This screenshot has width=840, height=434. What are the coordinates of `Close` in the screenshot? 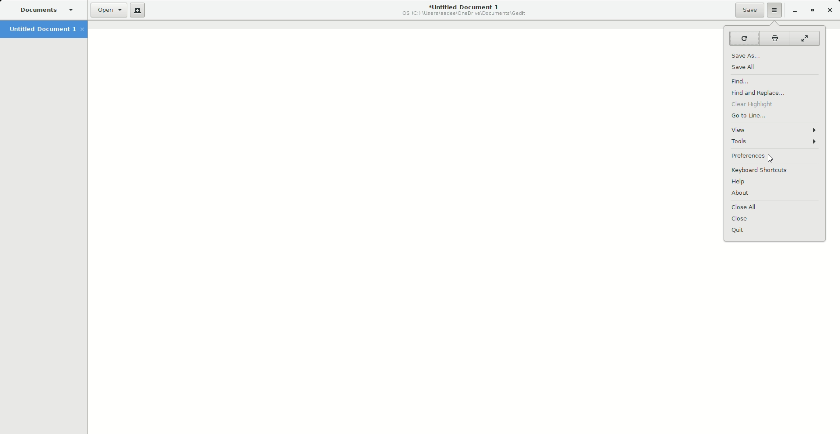 It's located at (740, 219).